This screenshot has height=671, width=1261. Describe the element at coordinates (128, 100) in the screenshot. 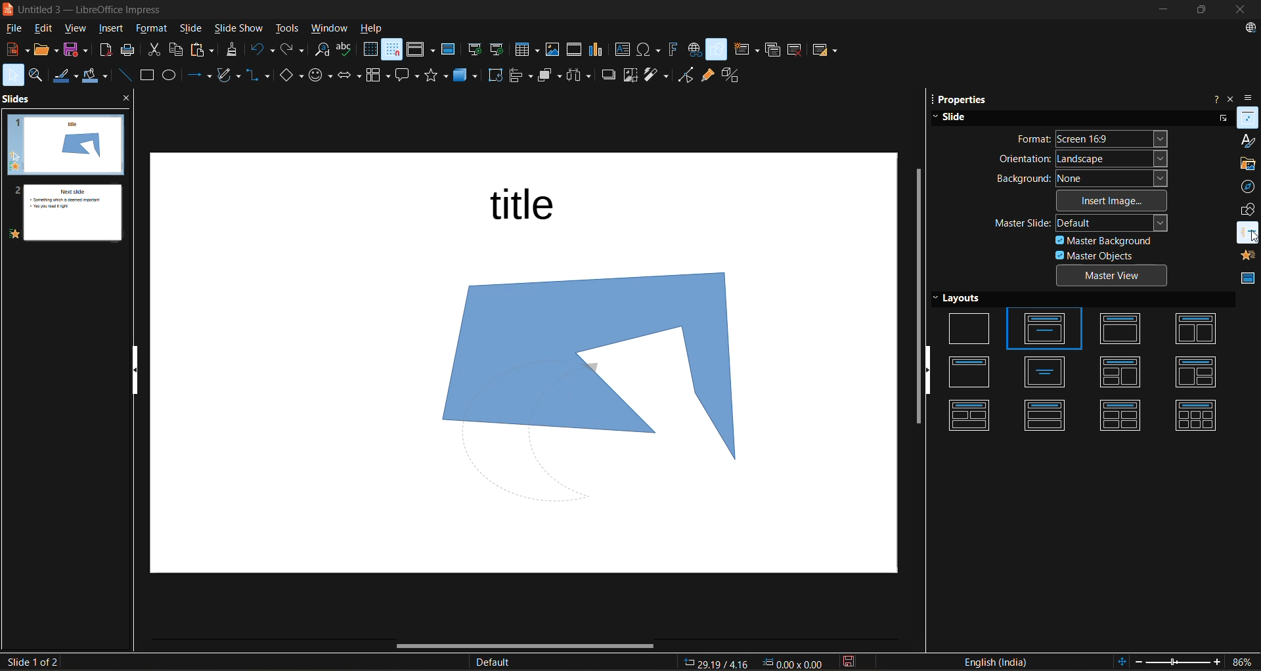

I see `close pane` at that location.